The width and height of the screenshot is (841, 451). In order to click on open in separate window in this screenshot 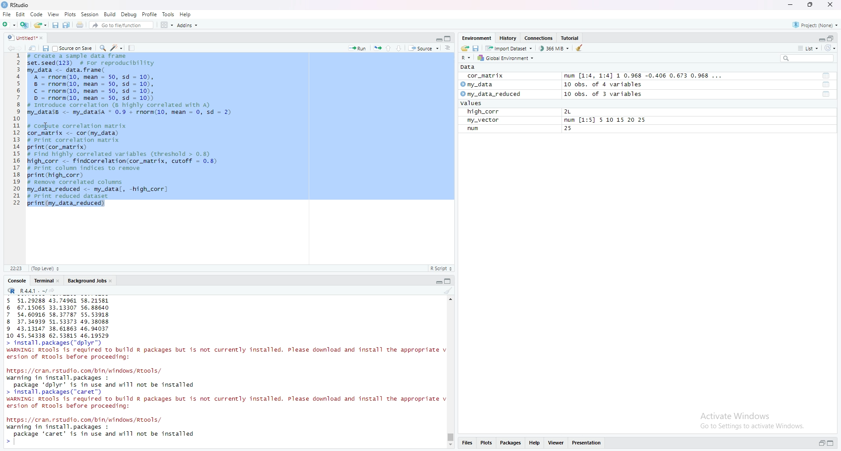, I will do `click(831, 38)`.